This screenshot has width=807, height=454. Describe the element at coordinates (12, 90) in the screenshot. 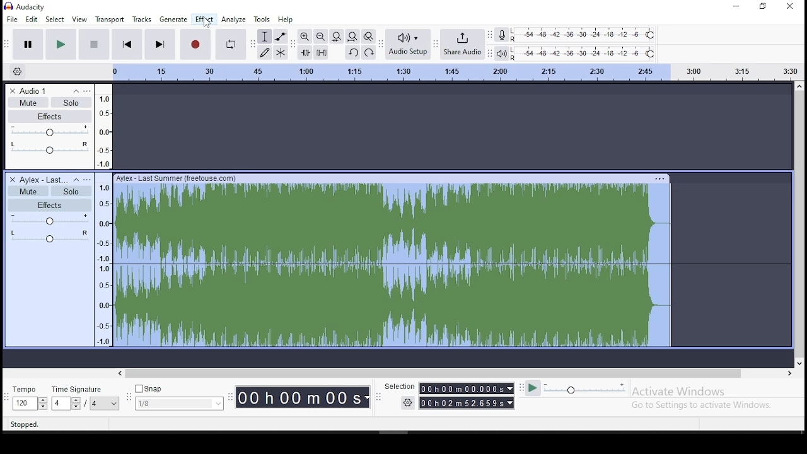

I see `delete track` at that location.